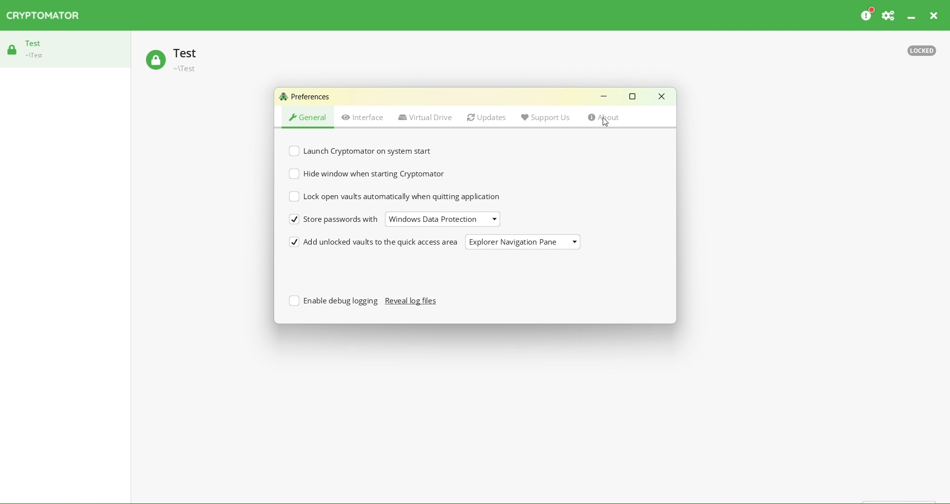 Image resolution: width=950 pixels, height=504 pixels. What do you see at coordinates (306, 97) in the screenshot?
I see `Preferences` at bounding box center [306, 97].